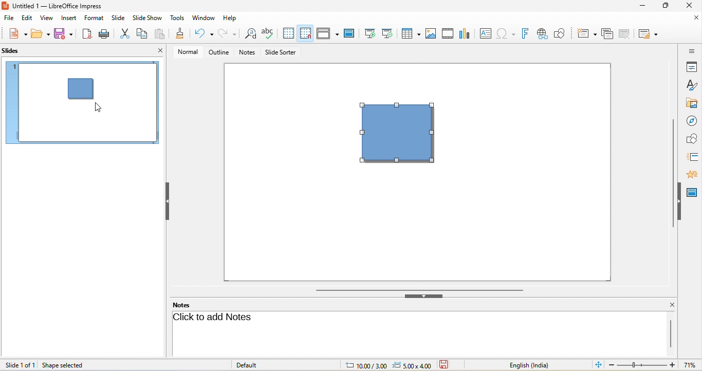 Image resolution: width=702 pixels, height=371 pixels. What do you see at coordinates (177, 18) in the screenshot?
I see `tools` at bounding box center [177, 18].